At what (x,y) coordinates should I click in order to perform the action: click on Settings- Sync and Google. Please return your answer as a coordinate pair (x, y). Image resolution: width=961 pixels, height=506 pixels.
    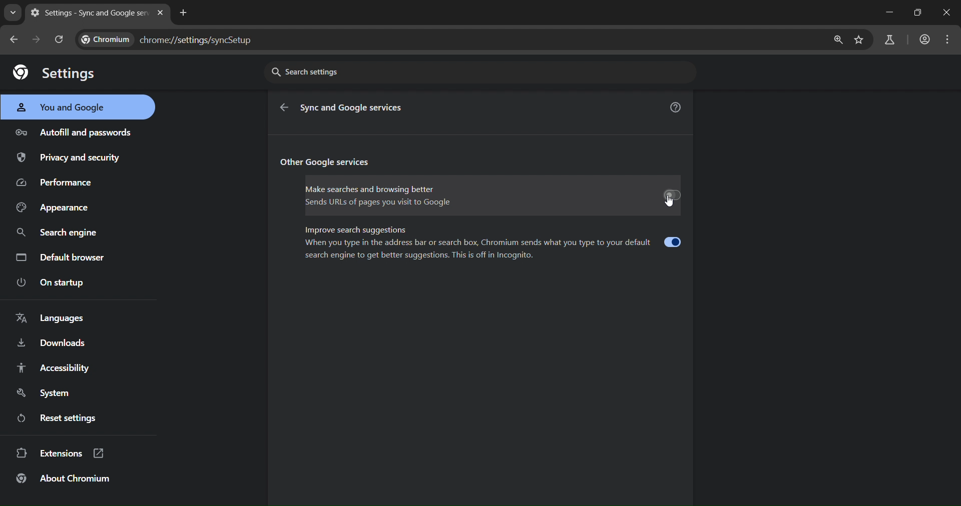
    Looking at the image, I should click on (90, 12).